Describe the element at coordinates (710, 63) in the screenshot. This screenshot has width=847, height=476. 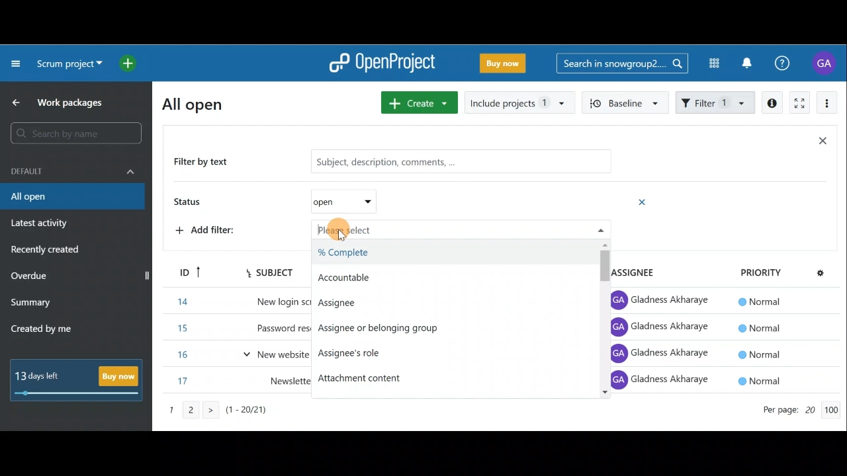
I see `Modules` at that location.